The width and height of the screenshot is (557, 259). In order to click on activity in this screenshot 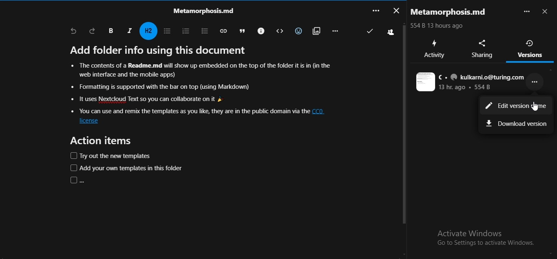, I will do `click(434, 49)`.